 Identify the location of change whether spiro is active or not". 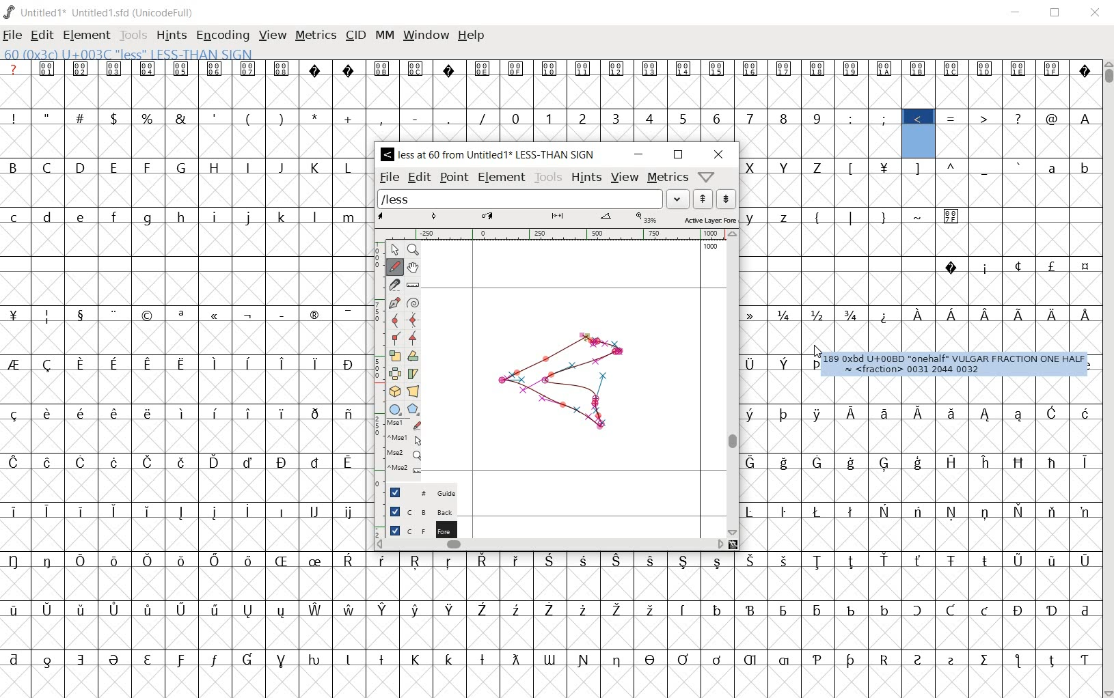
(412, 302).